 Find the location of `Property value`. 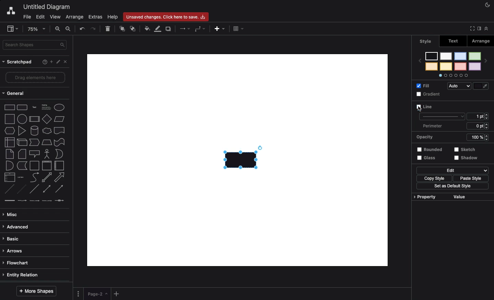

Property value is located at coordinates (440, 197).